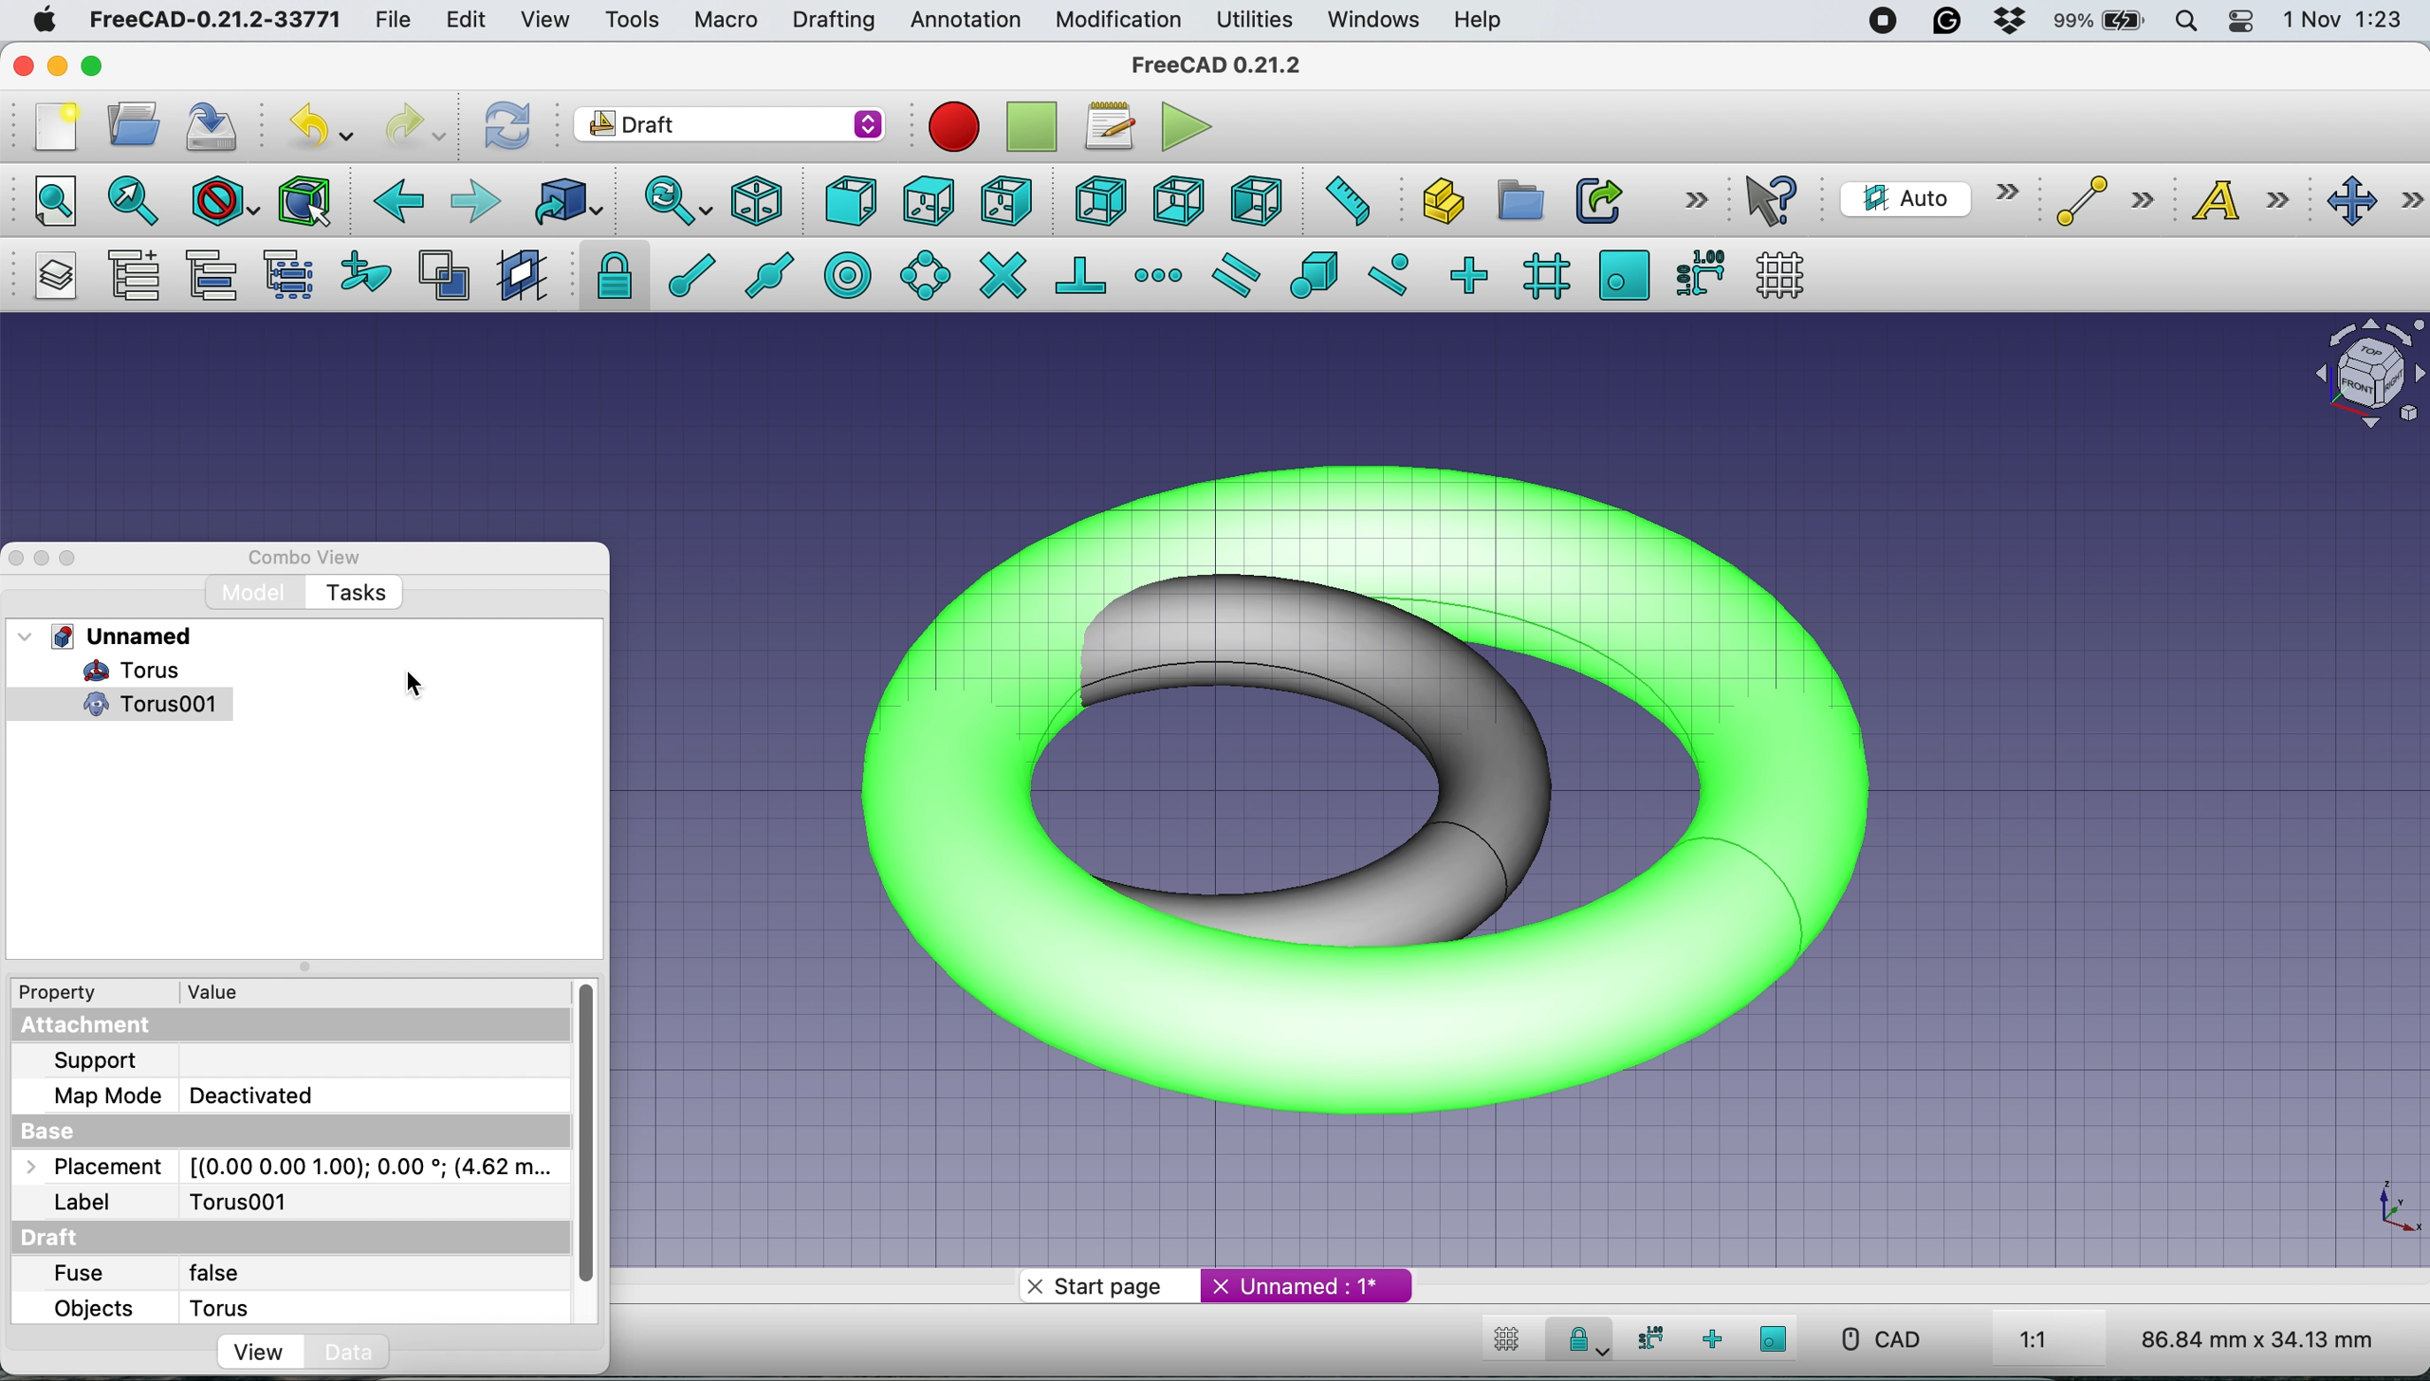  What do you see at coordinates (234, 1351) in the screenshot?
I see `View` at bounding box center [234, 1351].